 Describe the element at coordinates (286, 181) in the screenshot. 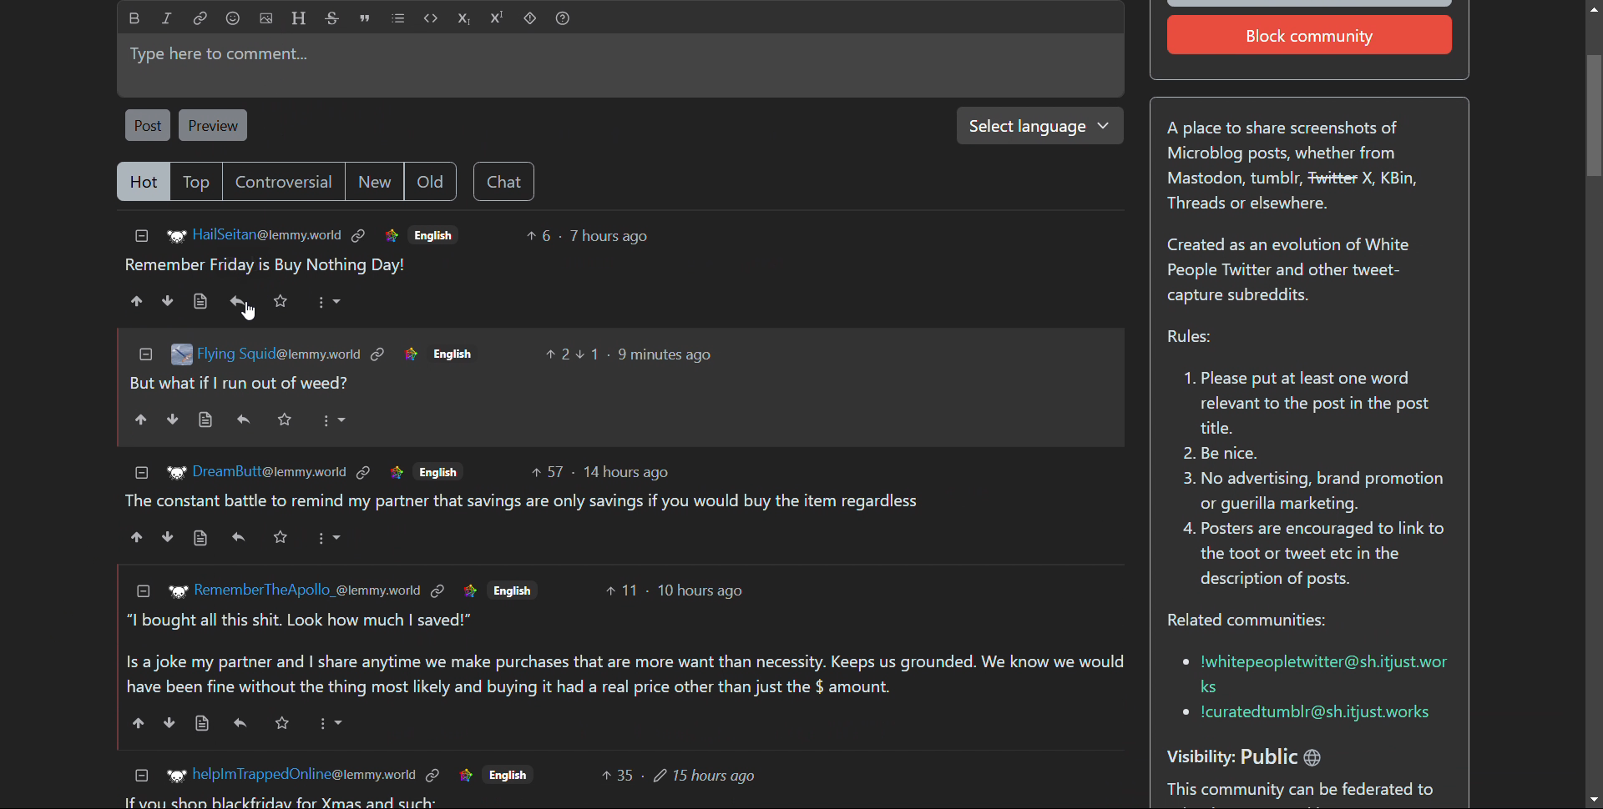

I see `controversial` at that location.